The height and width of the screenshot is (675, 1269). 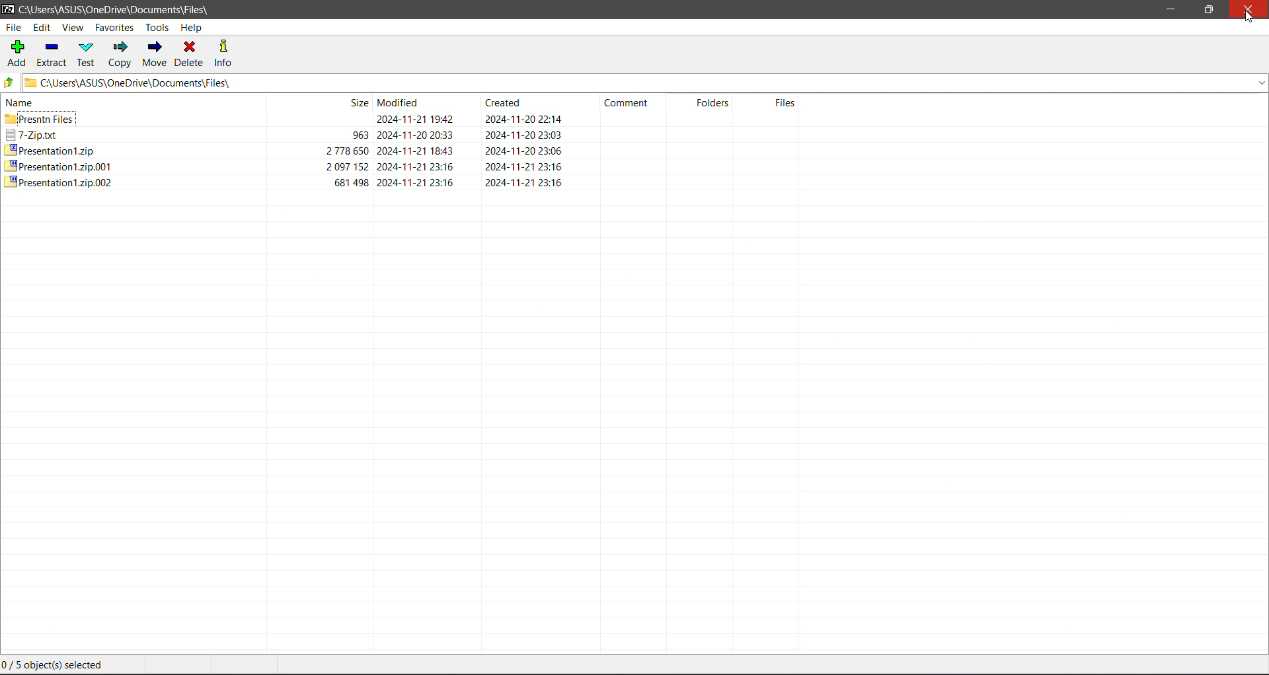 What do you see at coordinates (9, 82) in the screenshot?
I see `Move Up one level` at bounding box center [9, 82].